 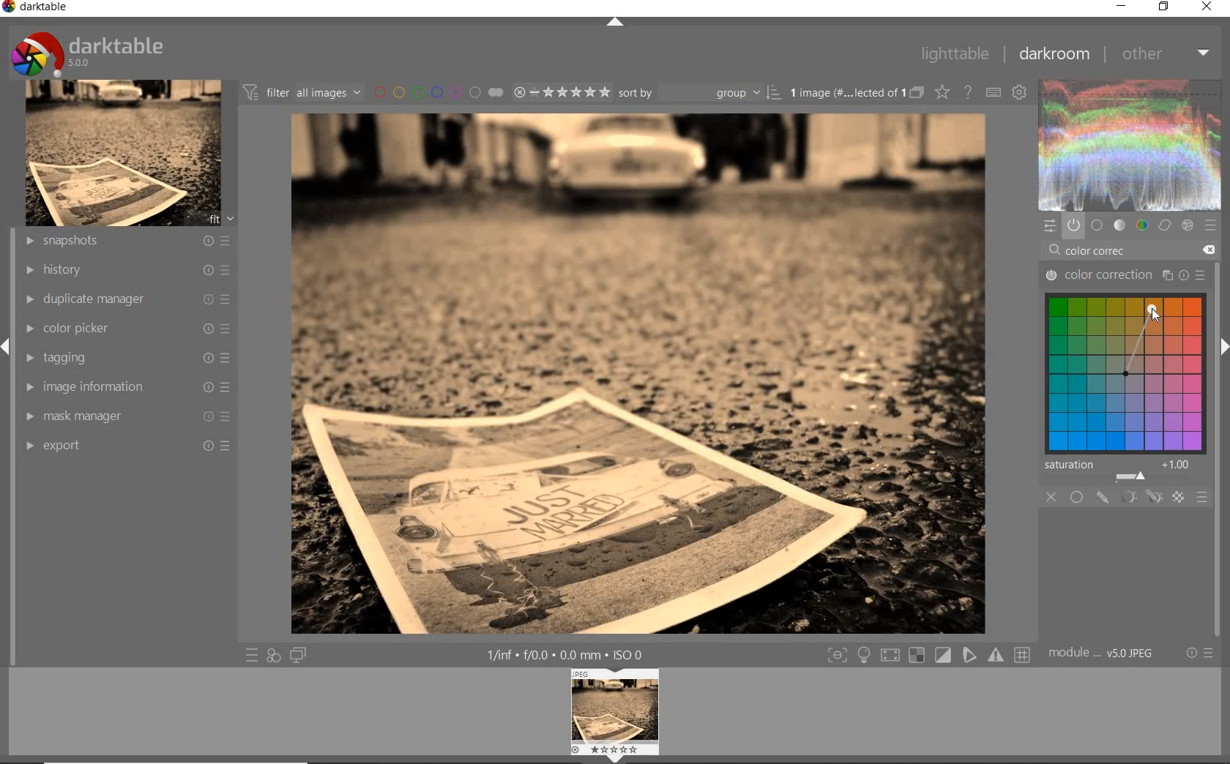 I want to click on darkroom, so click(x=1053, y=52).